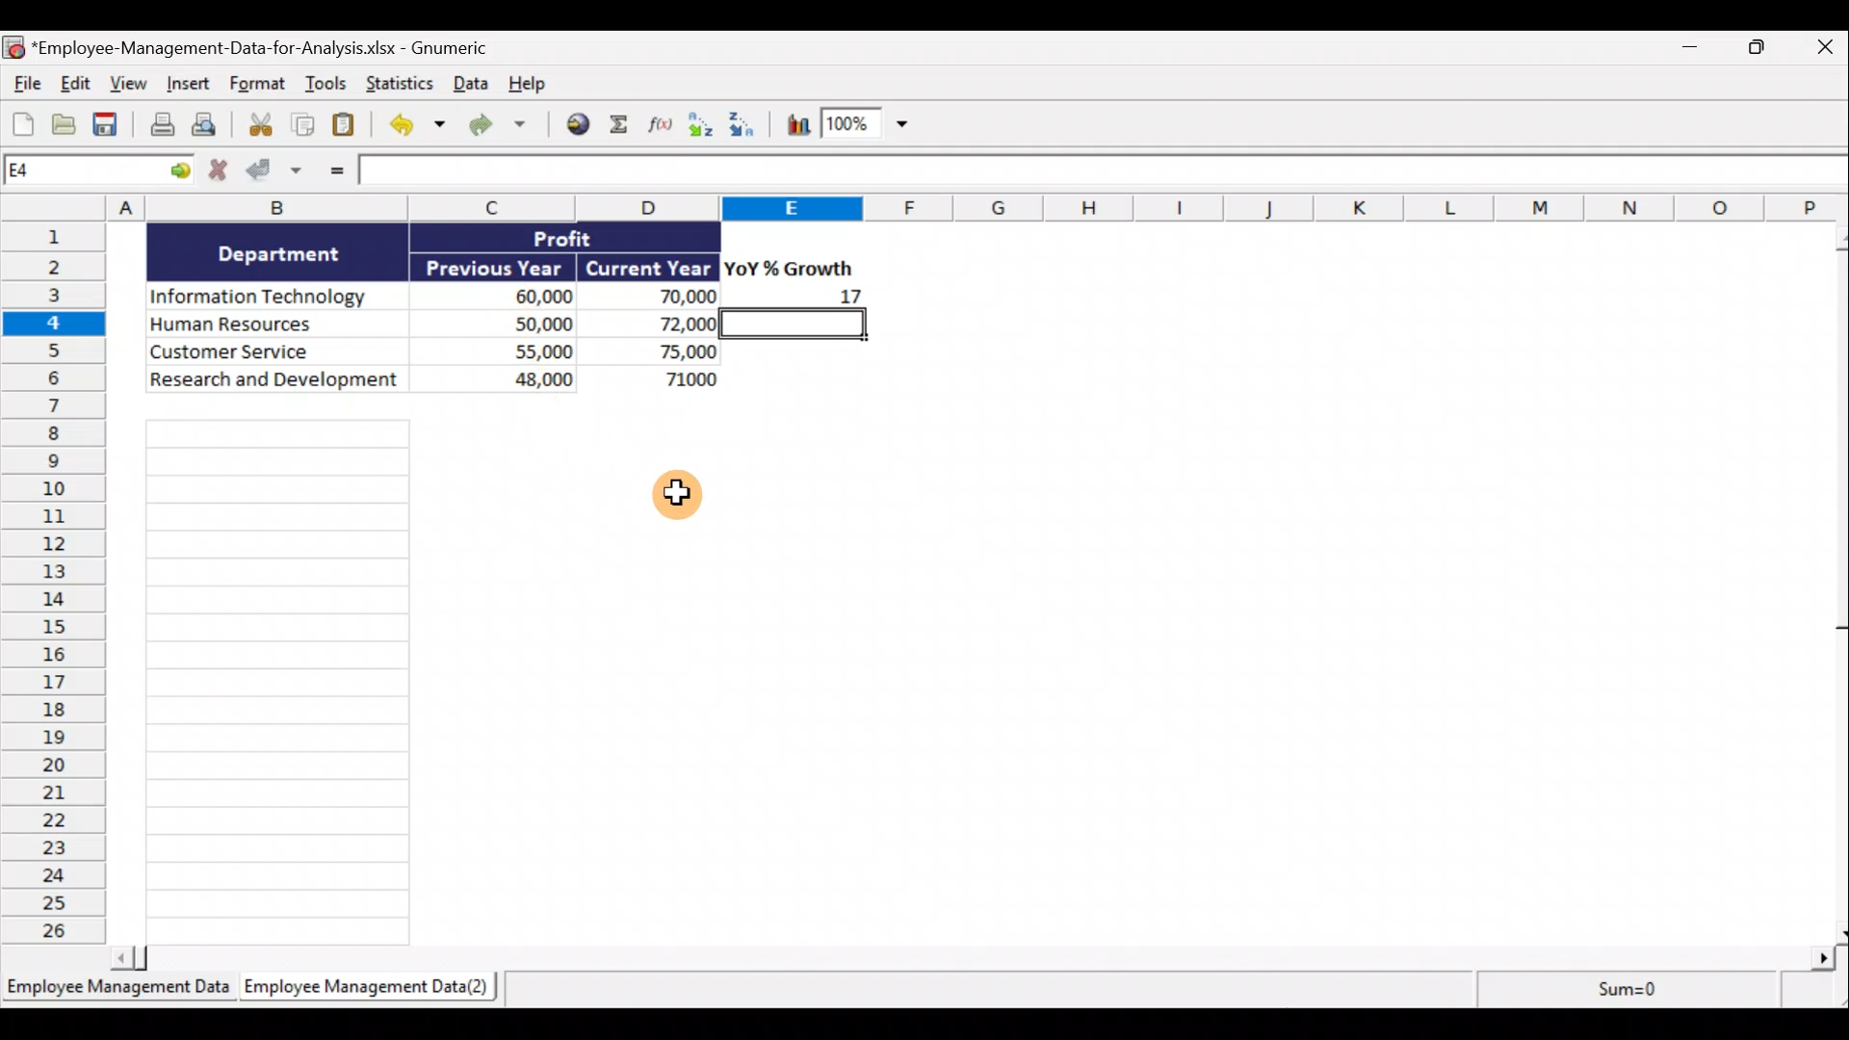  What do you see at coordinates (432, 306) in the screenshot?
I see `Data` at bounding box center [432, 306].